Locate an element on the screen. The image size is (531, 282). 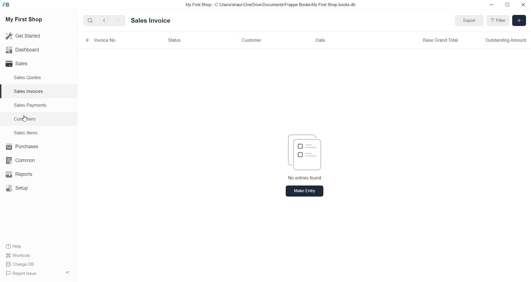
Sales Invoice is located at coordinates (149, 22).